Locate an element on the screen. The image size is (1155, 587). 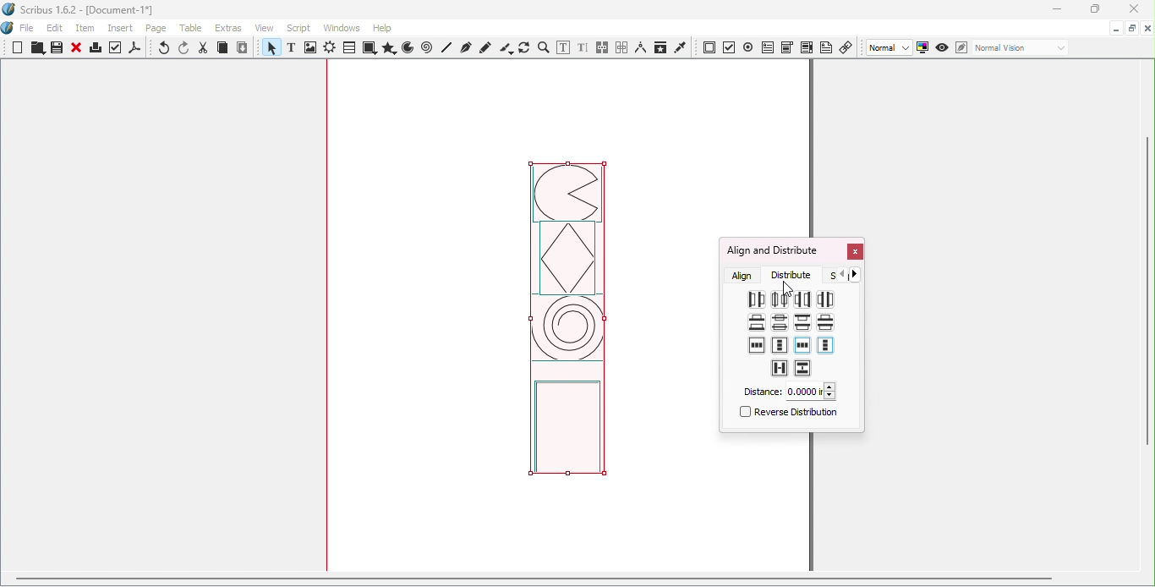
Polygon is located at coordinates (387, 48).